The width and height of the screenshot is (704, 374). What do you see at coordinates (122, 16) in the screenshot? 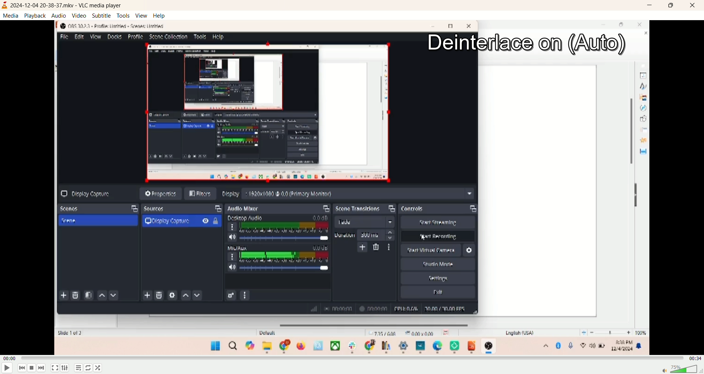
I see `tools` at bounding box center [122, 16].